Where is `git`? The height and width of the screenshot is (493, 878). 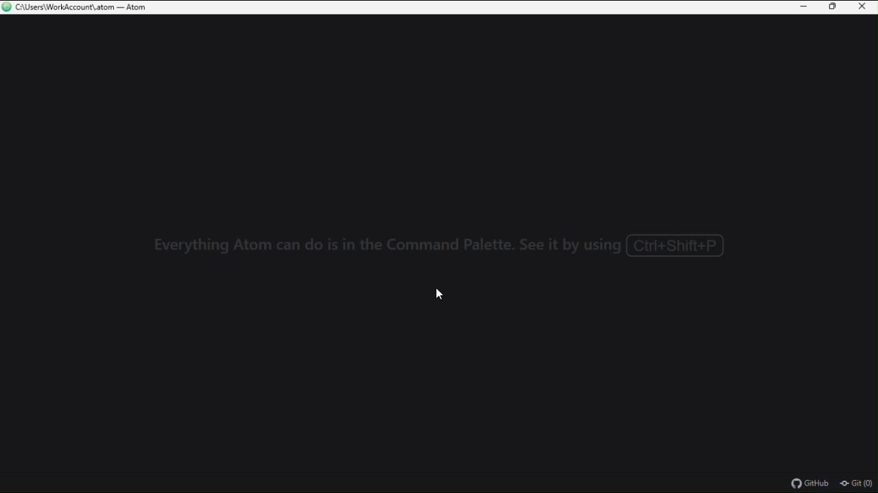
git is located at coordinates (857, 484).